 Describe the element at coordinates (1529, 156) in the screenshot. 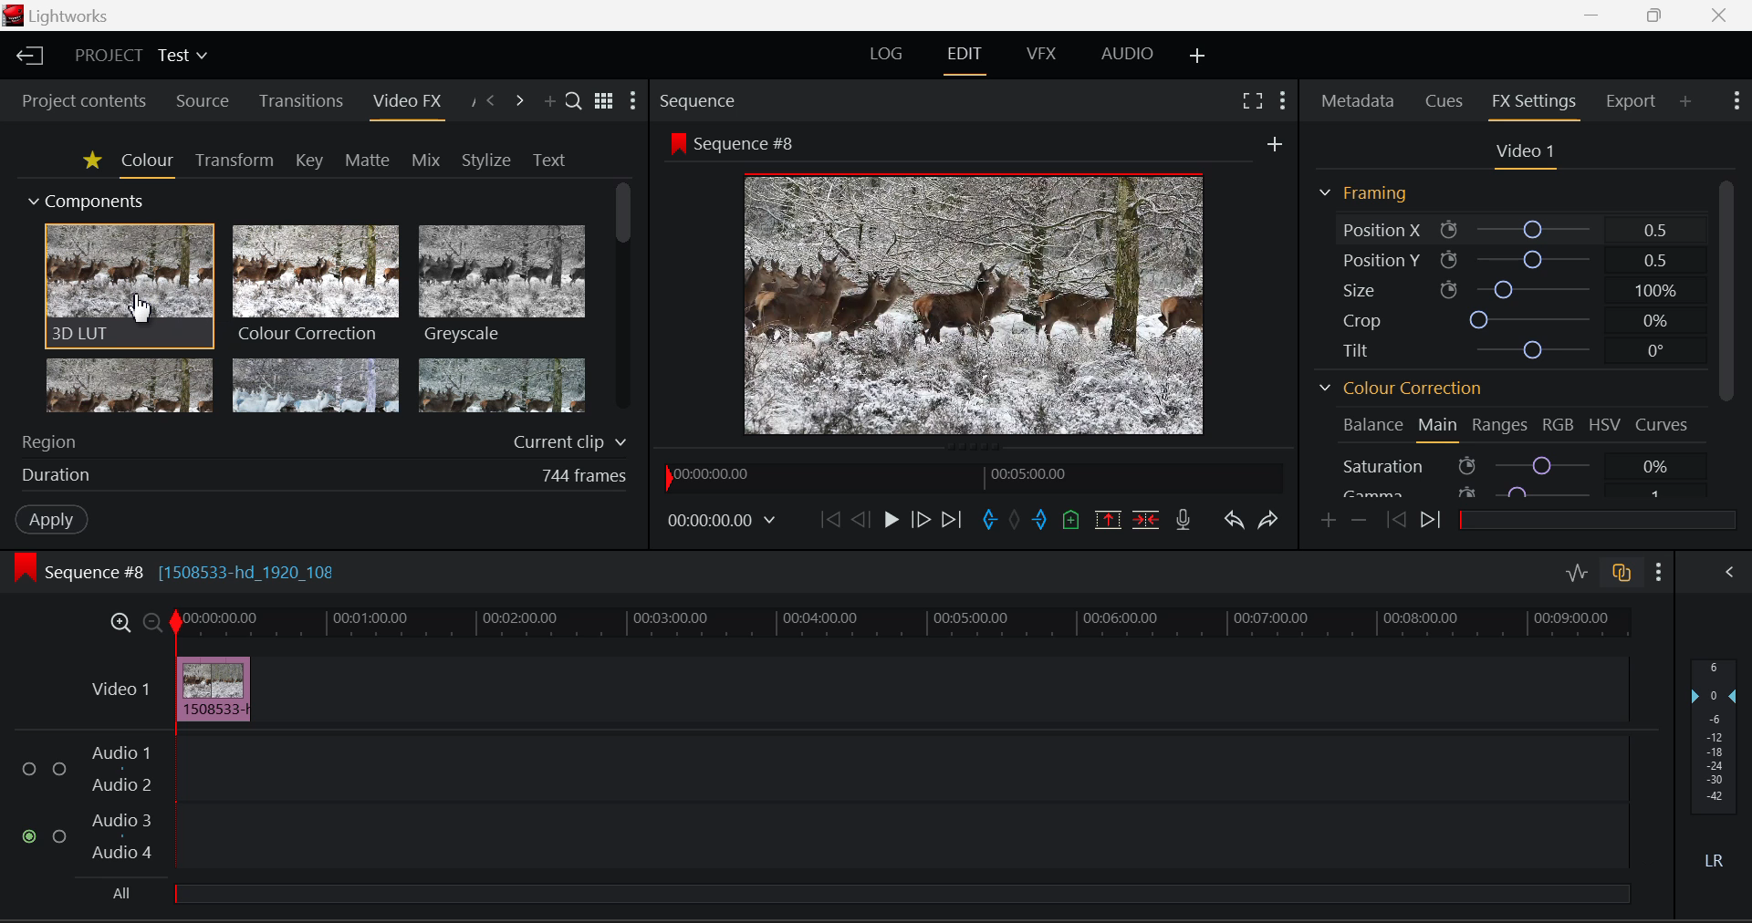

I see `Video Settings` at that location.